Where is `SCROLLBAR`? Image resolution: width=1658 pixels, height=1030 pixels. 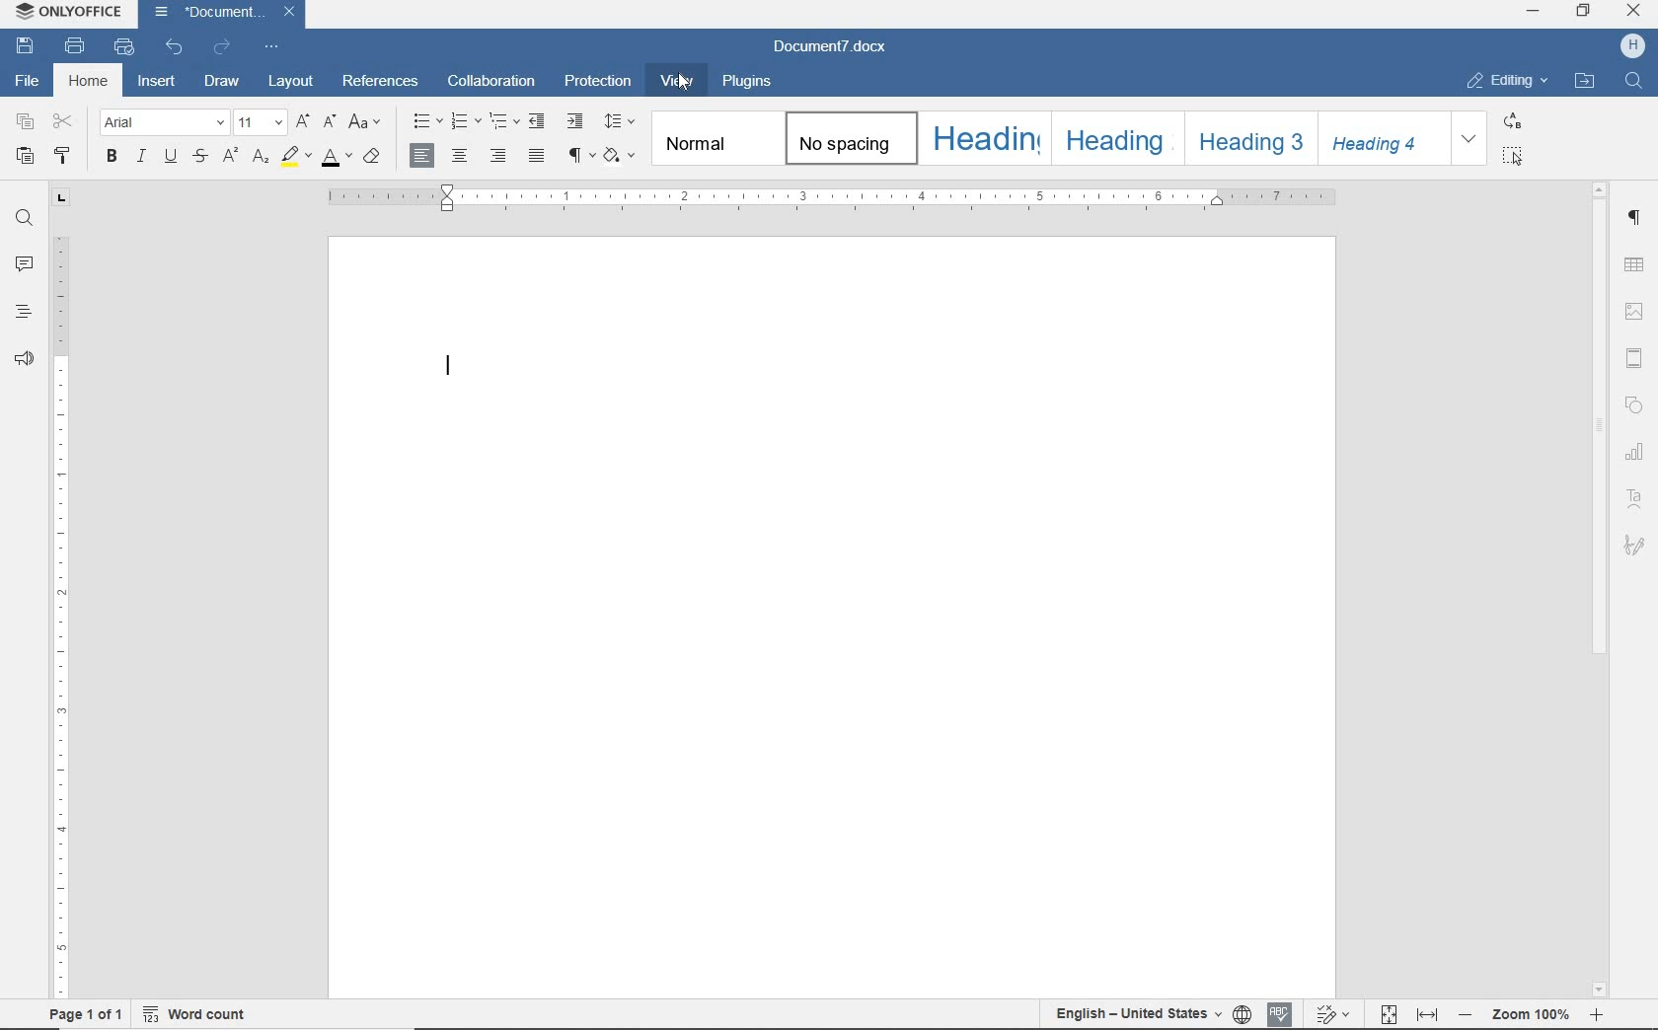
SCROLLBAR is located at coordinates (1600, 589).